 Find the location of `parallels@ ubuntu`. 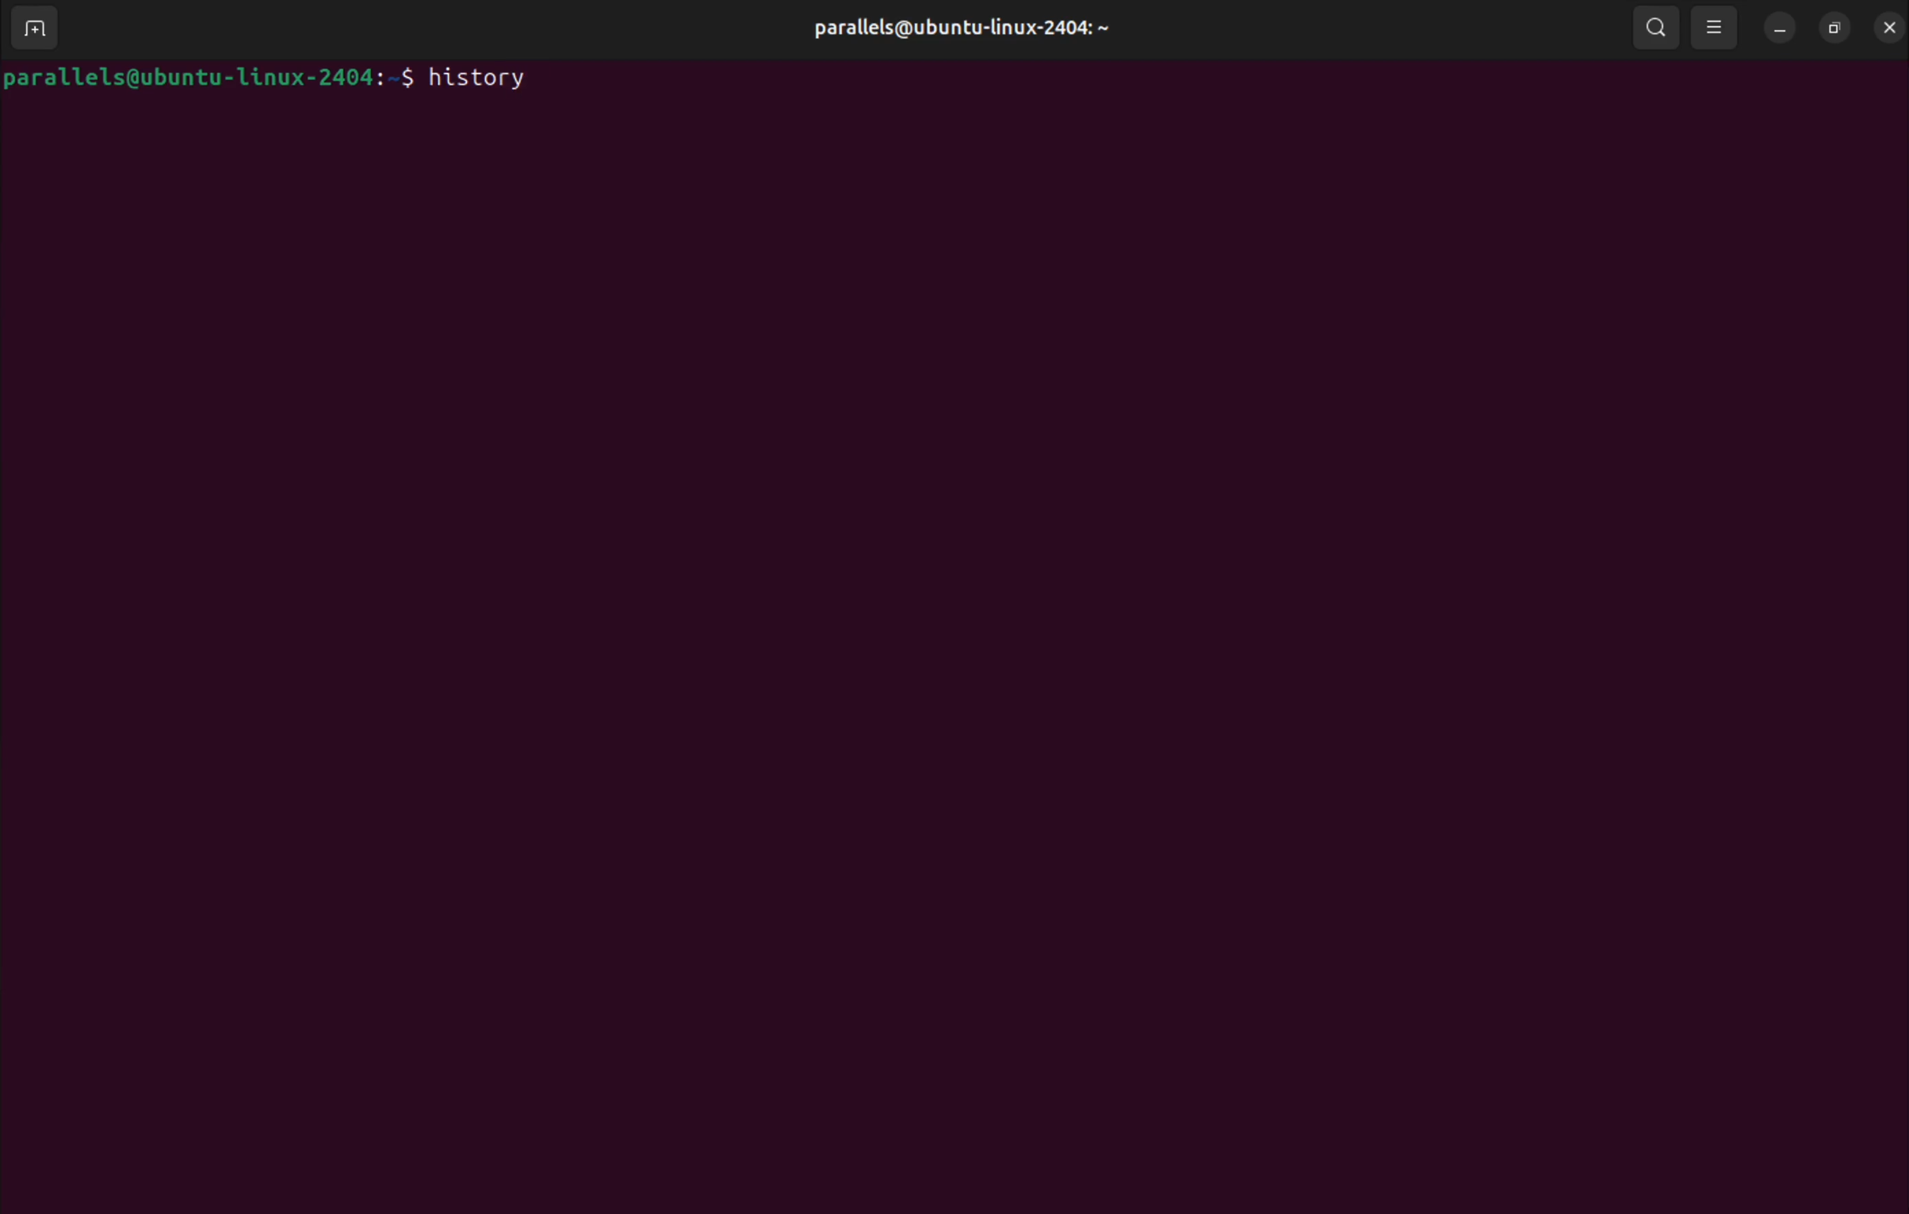

parallels@ ubuntu is located at coordinates (956, 25).